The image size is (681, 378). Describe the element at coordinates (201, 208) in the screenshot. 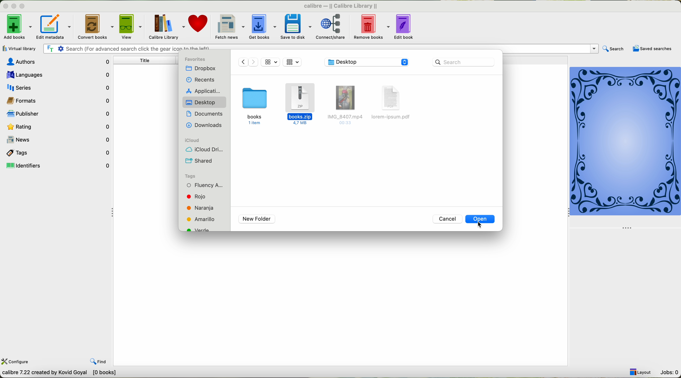

I see `orange tag` at that location.